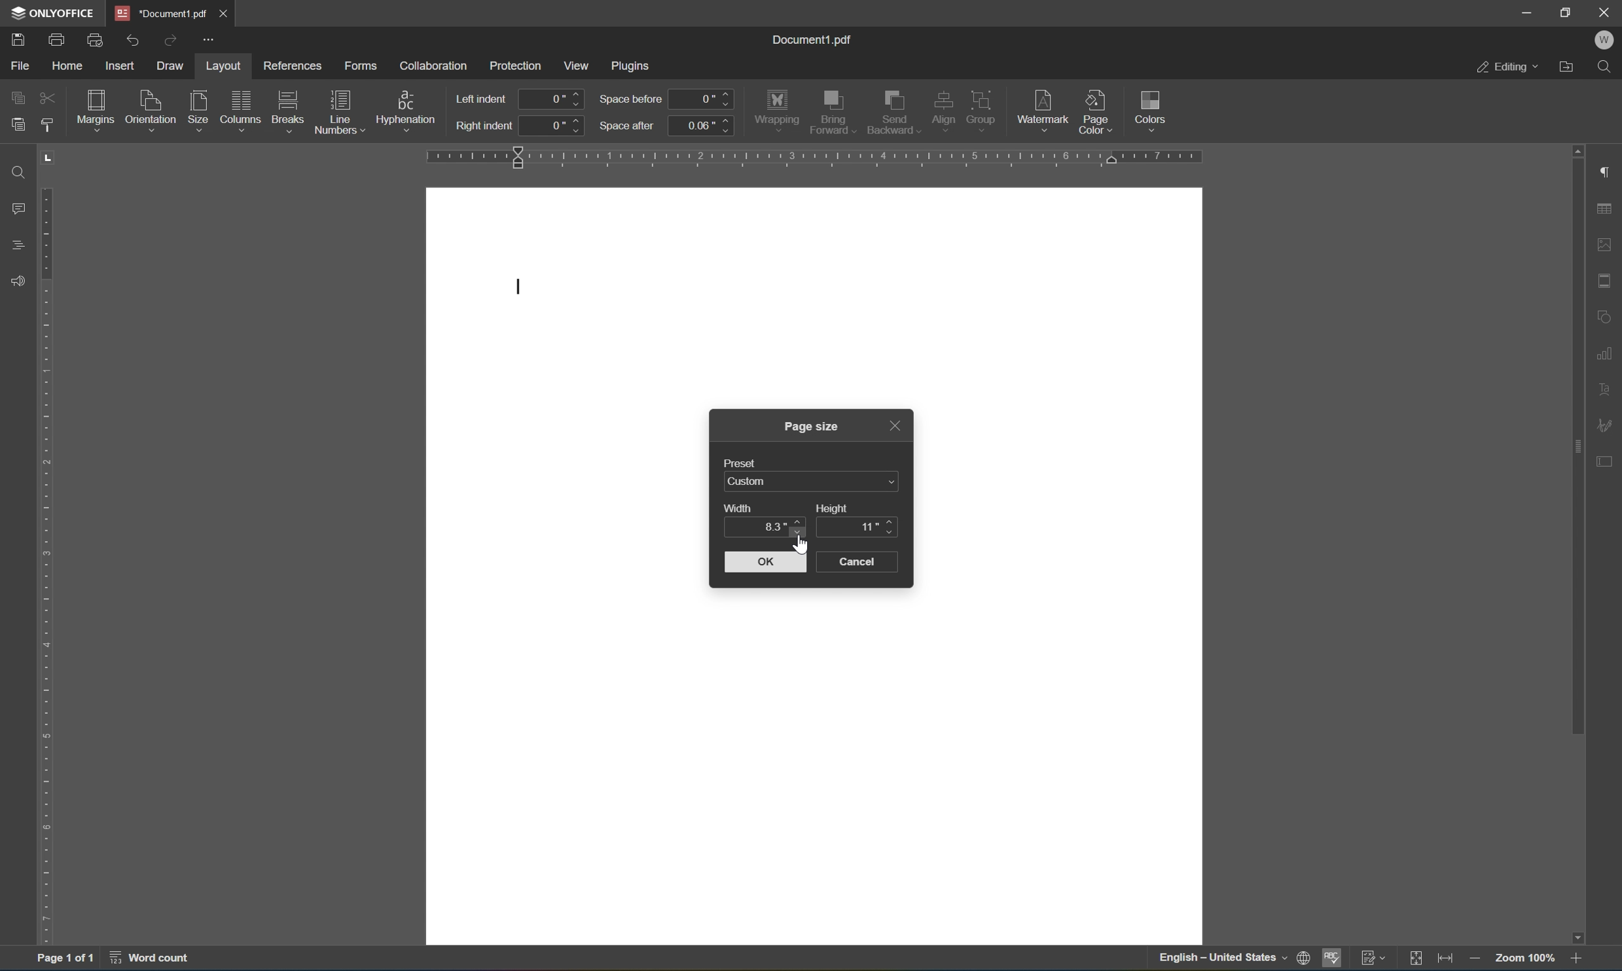 Image resolution: width=1622 pixels, height=971 pixels. What do you see at coordinates (44, 567) in the screenshot?
I see `ruler` at bounding box center [44, 567].